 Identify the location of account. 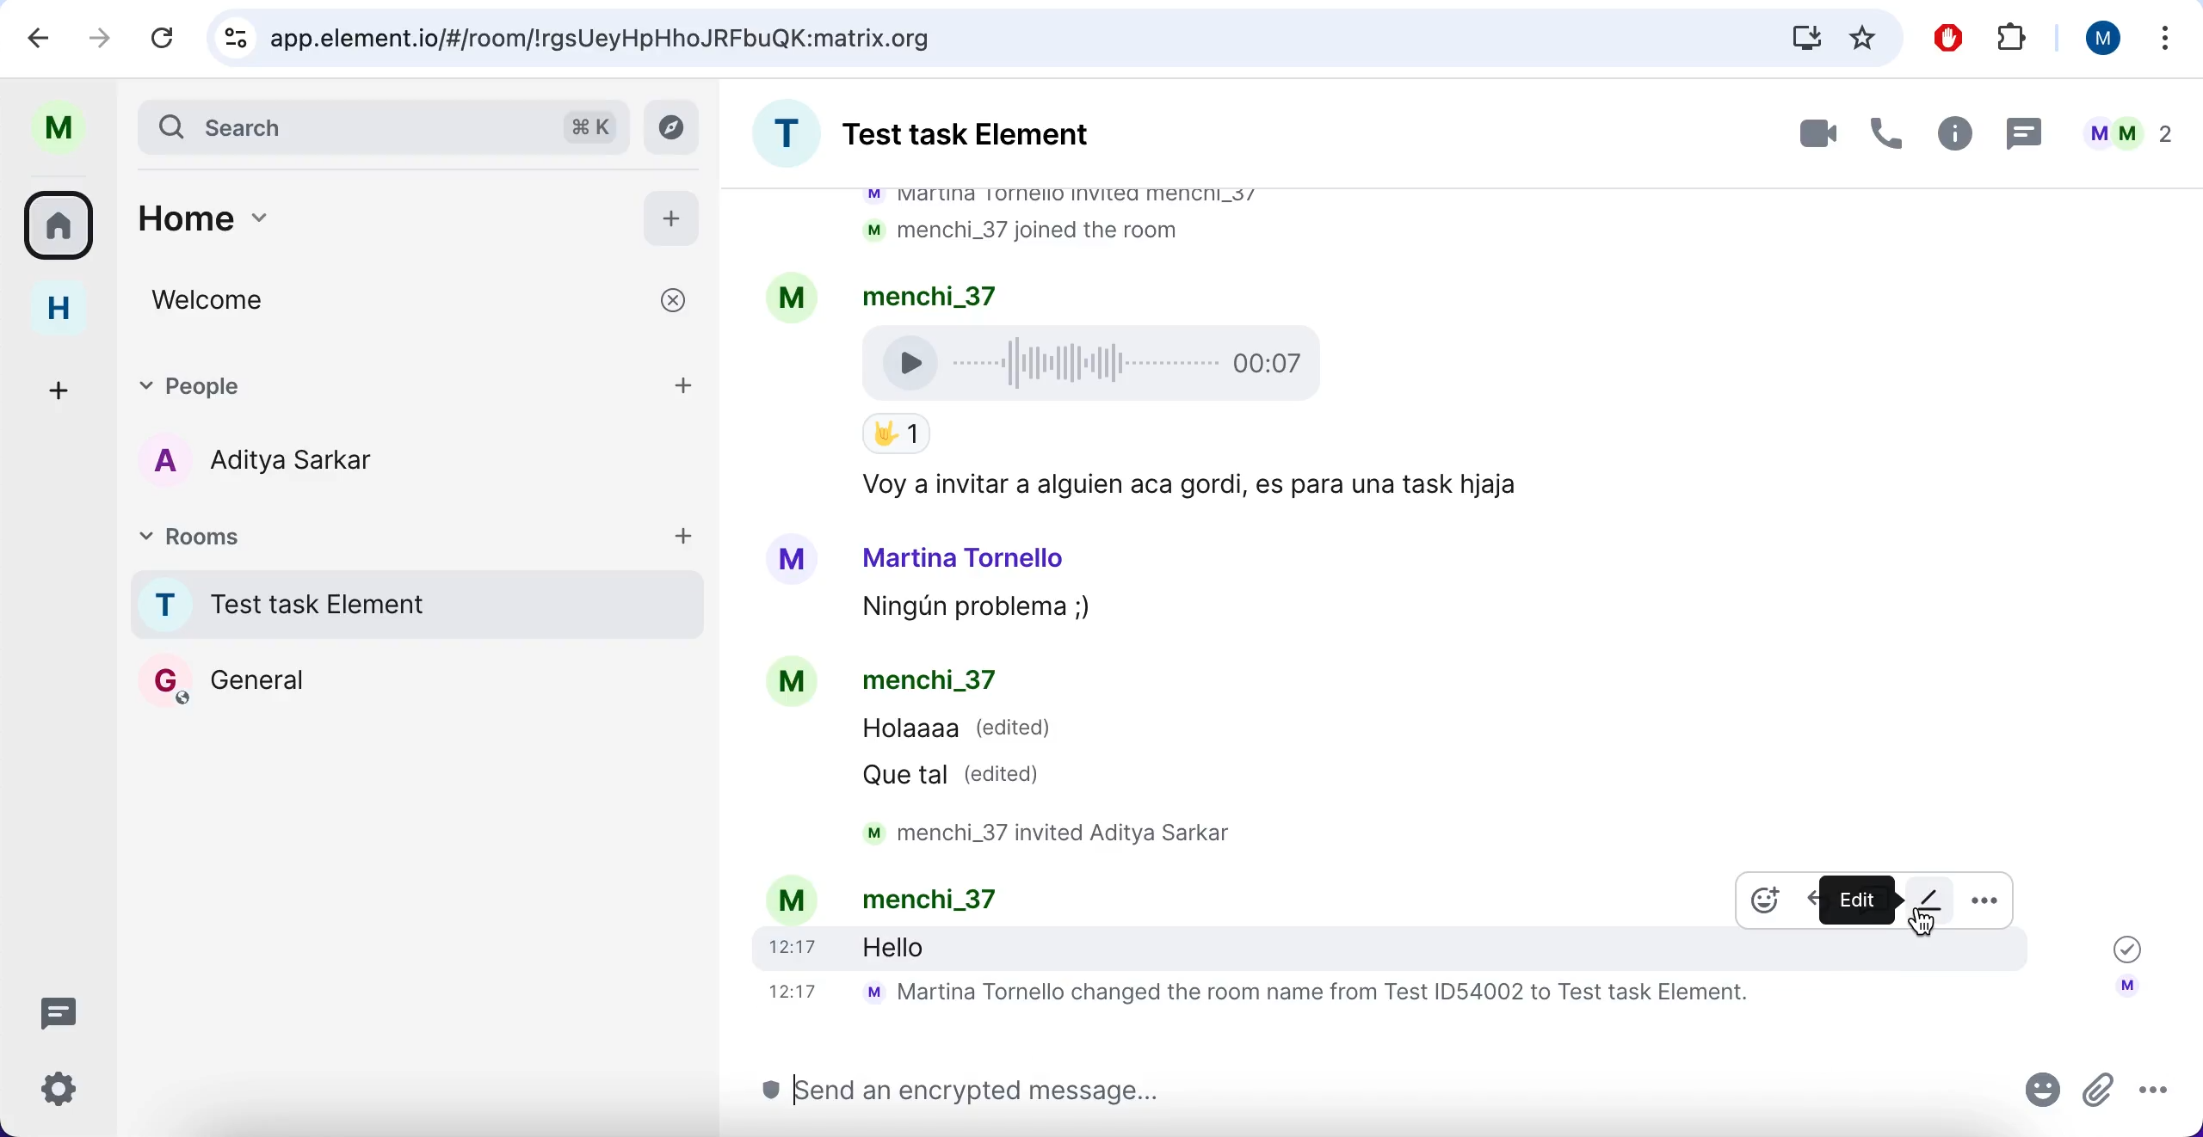
(2126, 992).